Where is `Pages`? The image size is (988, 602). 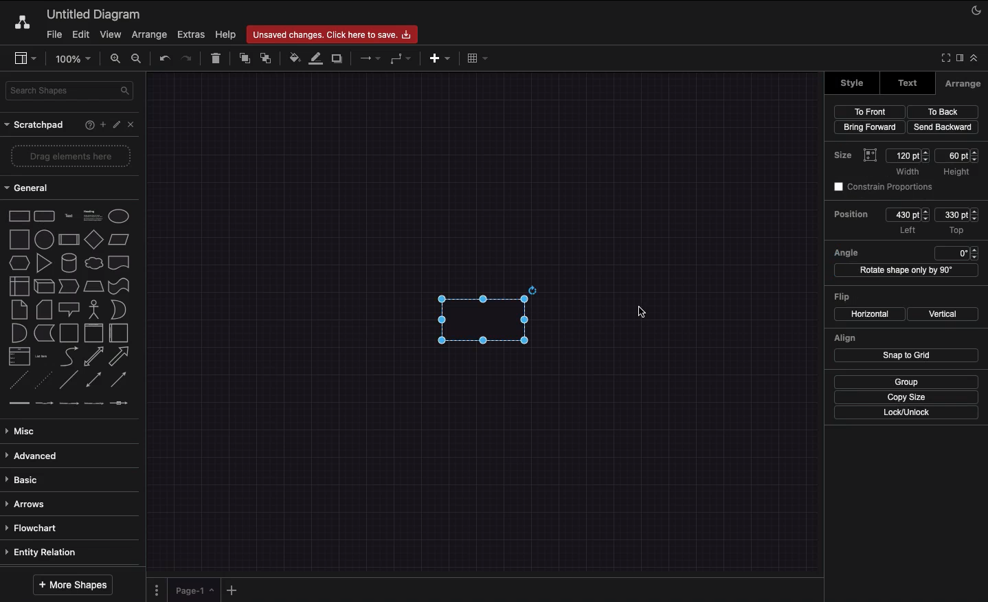 Pages is located at coordinates (155, 590).